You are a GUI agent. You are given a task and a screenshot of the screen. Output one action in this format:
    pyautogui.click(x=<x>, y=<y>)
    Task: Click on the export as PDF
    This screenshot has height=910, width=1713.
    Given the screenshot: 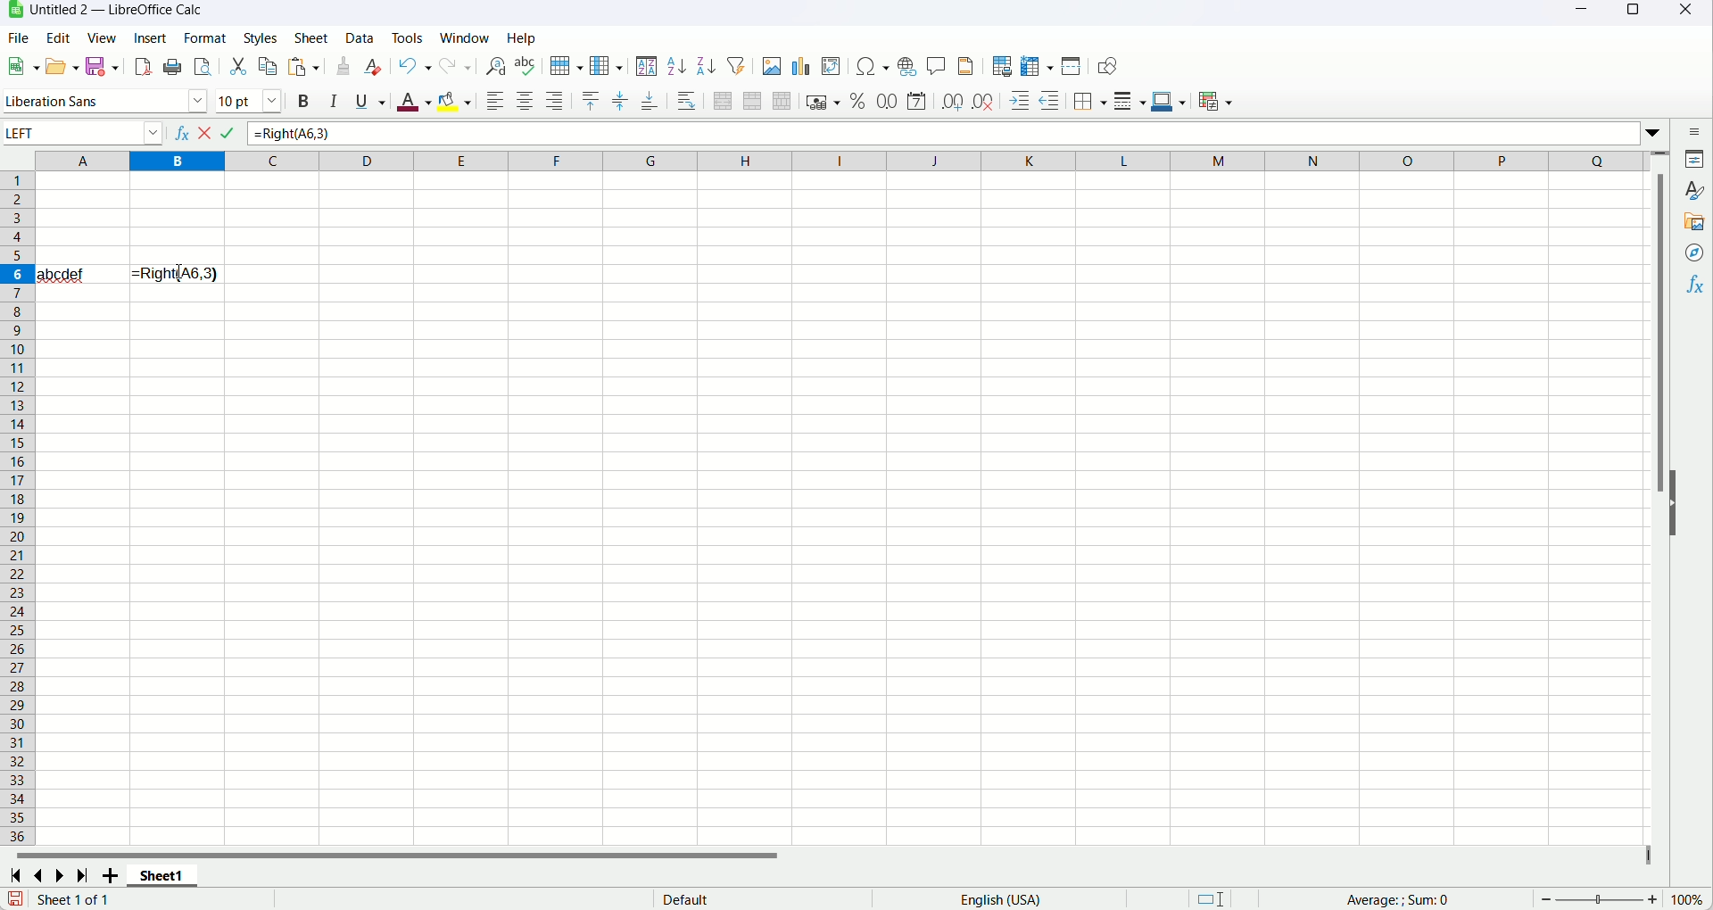 What is the action you would take?
    pyautogui.click(x=144, y=67)
    